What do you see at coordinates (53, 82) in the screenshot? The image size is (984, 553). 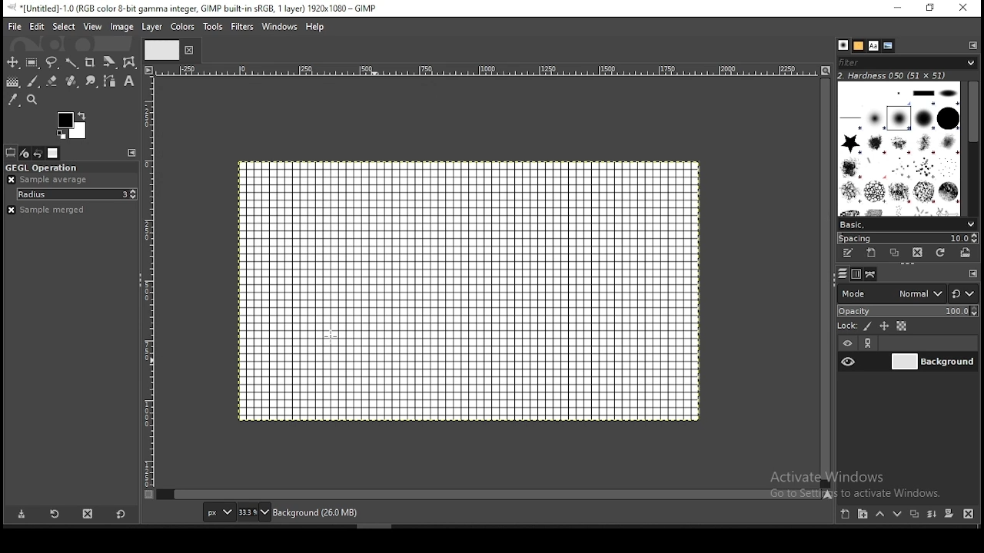 I see `eraser tool` at bounding box center [53, 82].